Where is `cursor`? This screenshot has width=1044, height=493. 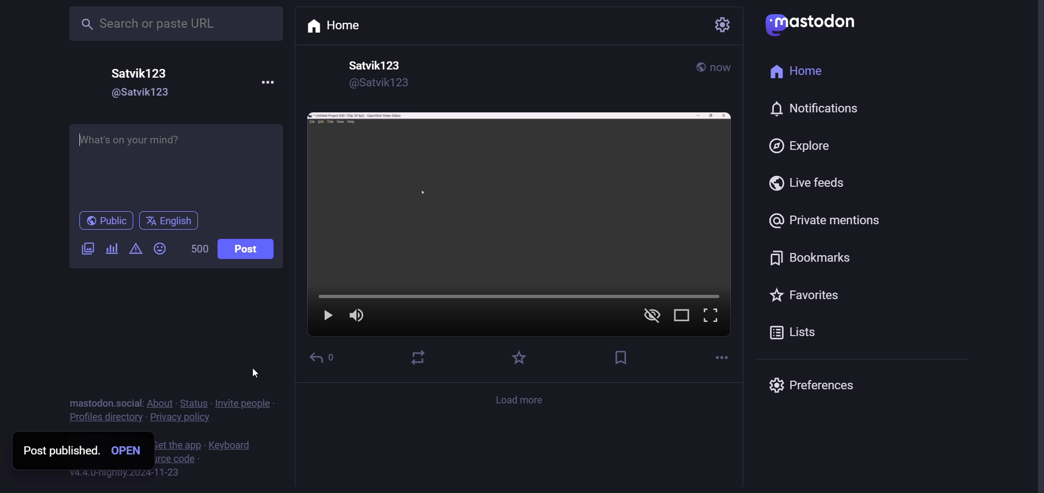
cursor is located at coordinates (256, 374).